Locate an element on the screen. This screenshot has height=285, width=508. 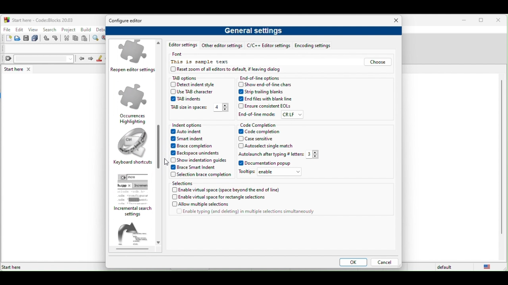
copy is located at coordinates (76, 39).